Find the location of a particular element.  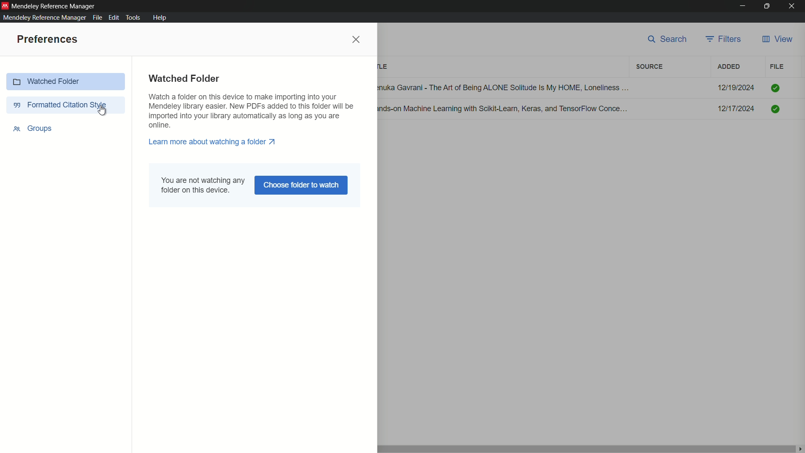

help menu is located at coordinates (159, 17).